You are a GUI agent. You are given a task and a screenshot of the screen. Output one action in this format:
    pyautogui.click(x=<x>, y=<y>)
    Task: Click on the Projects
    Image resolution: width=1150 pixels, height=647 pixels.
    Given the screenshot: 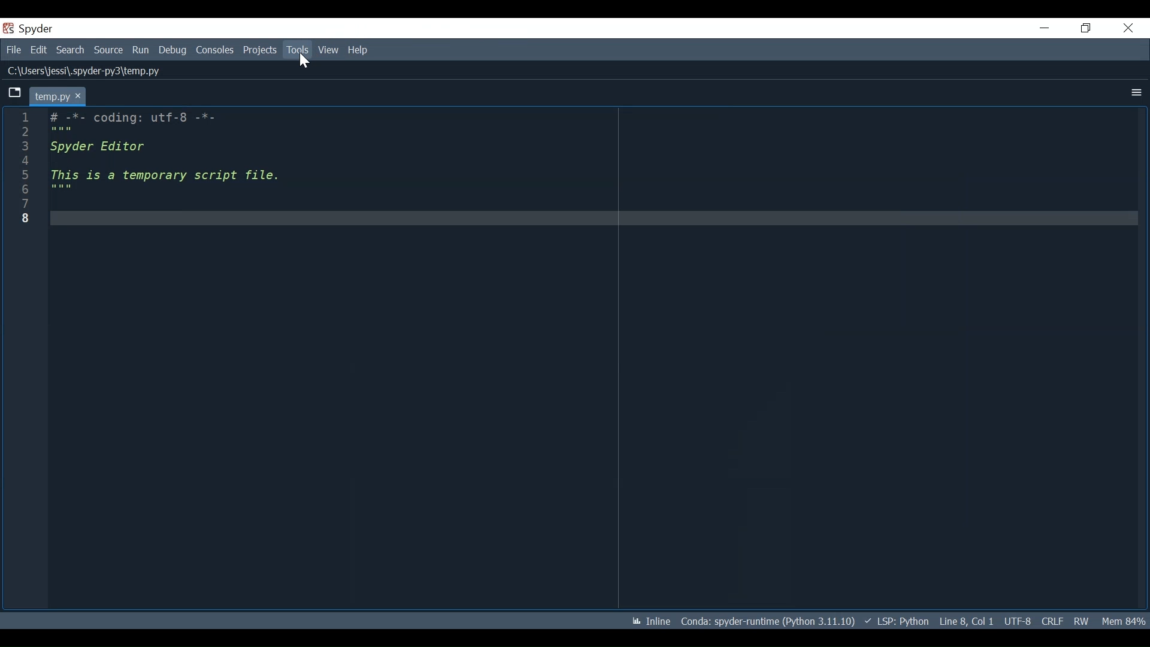 What is the action you would take?
    pyautogui.click(x=259, y=50)
    